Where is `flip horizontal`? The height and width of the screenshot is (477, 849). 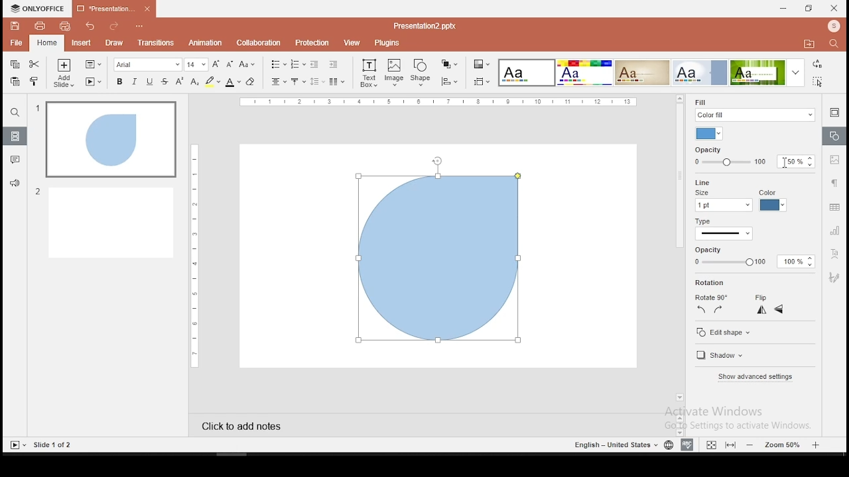
flip horizontal is located at coordinates (779, 309).